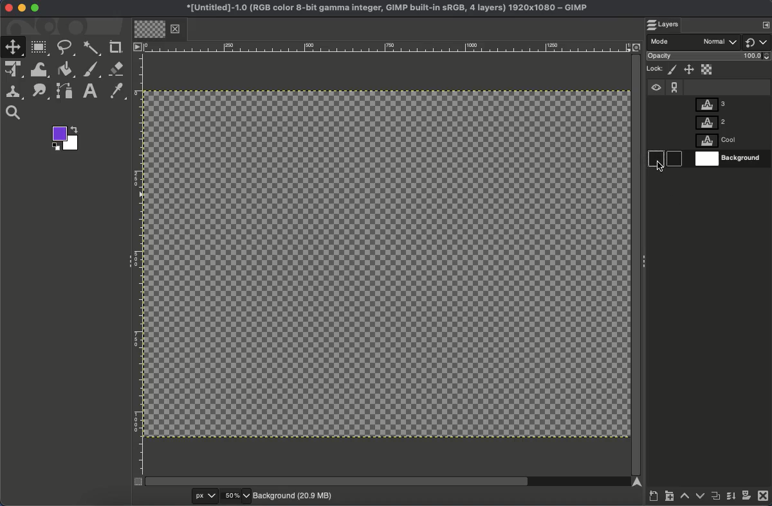 The height and width of the screenshot is (506, 772). What do you see at coordinates (39, 92) in the screenshot?
I see `Smudge` at bounding box center [39, 92].